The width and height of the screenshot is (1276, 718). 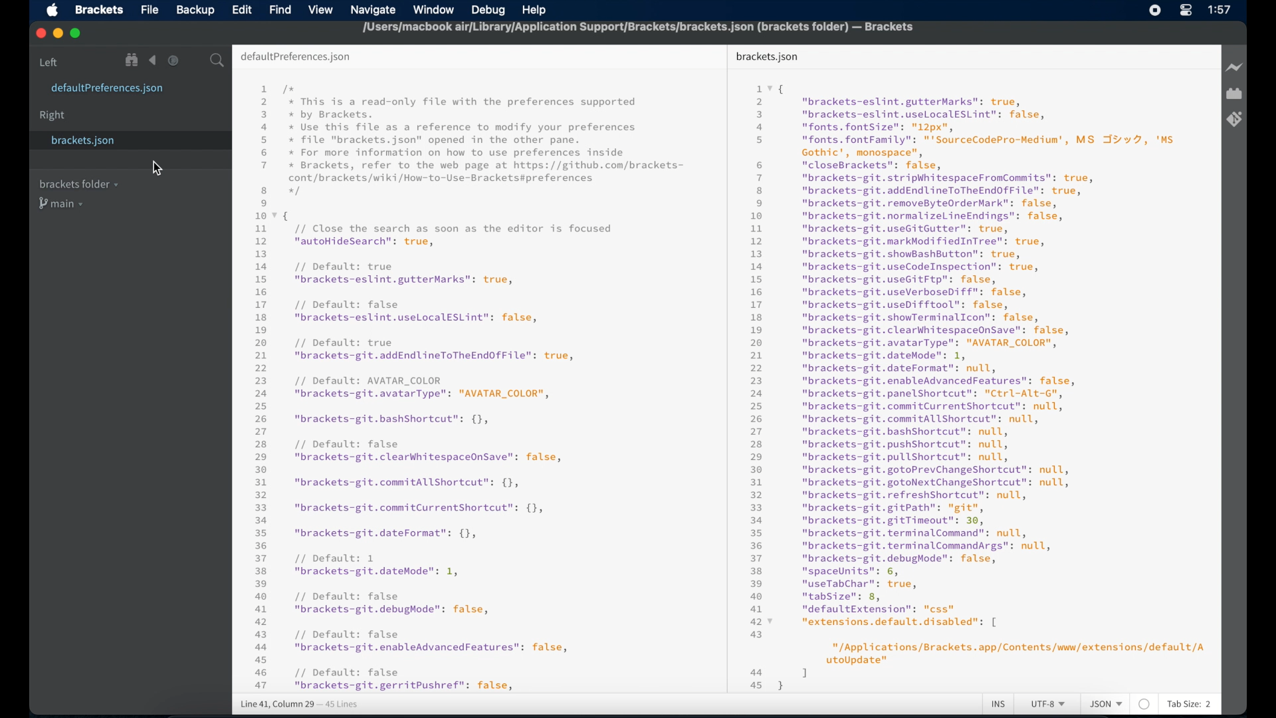 I want to click on line 41, column 30 - 45 lines, so click(x=299, y=705).